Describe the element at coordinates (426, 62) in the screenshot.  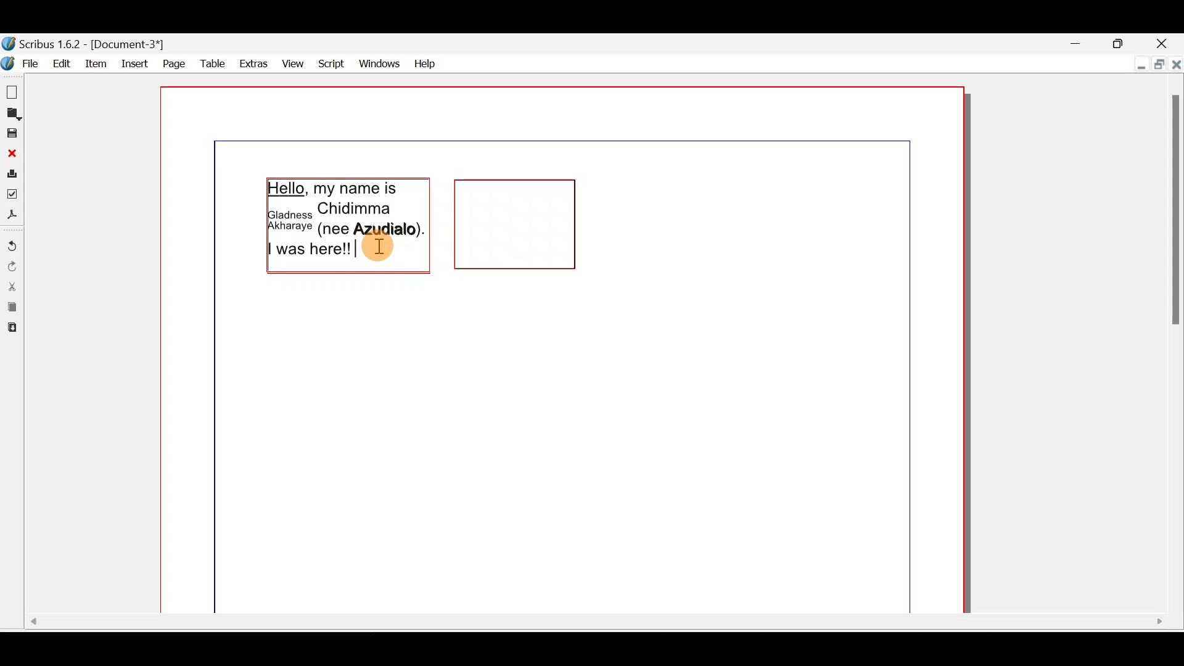
I see `Help` at that location.